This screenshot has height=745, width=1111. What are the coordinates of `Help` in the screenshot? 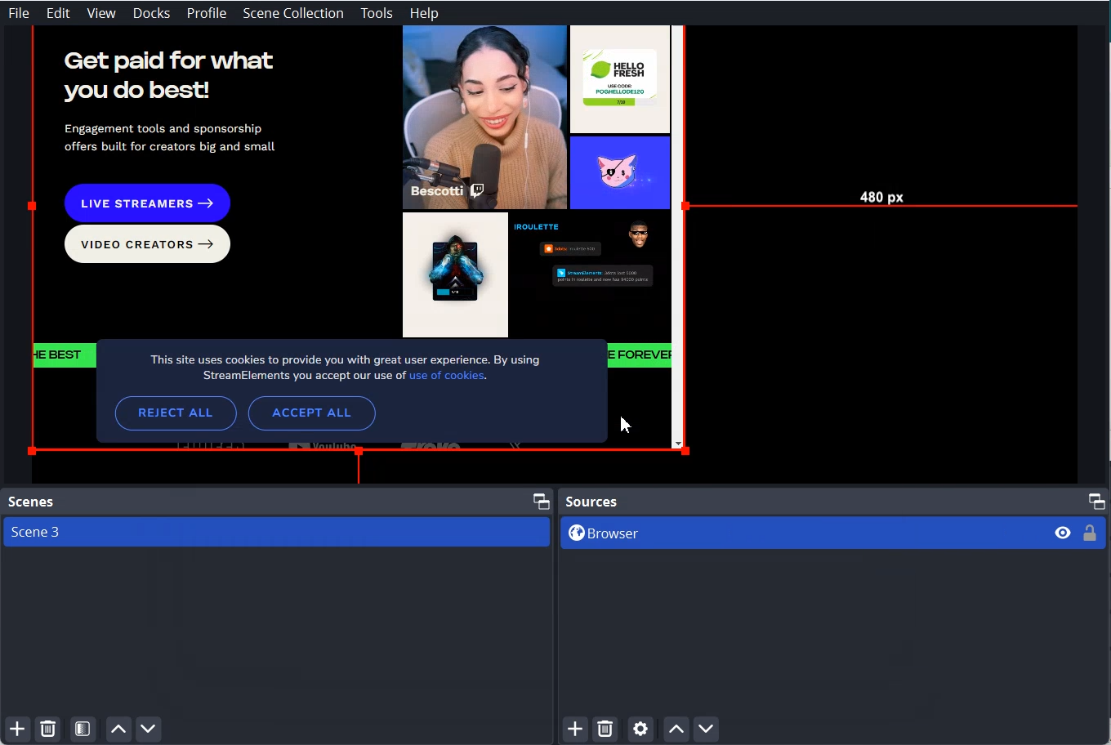 It's located at (424, 14).